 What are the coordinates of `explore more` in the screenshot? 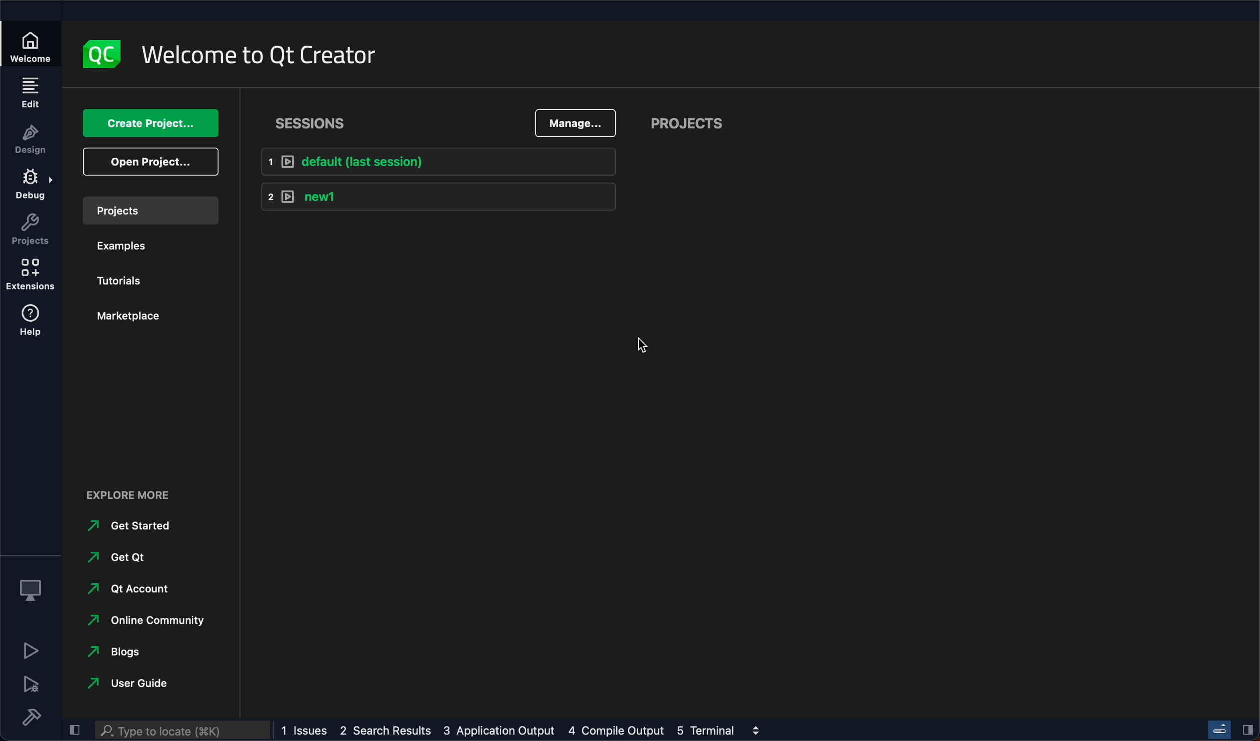 It's located at (132, 496).